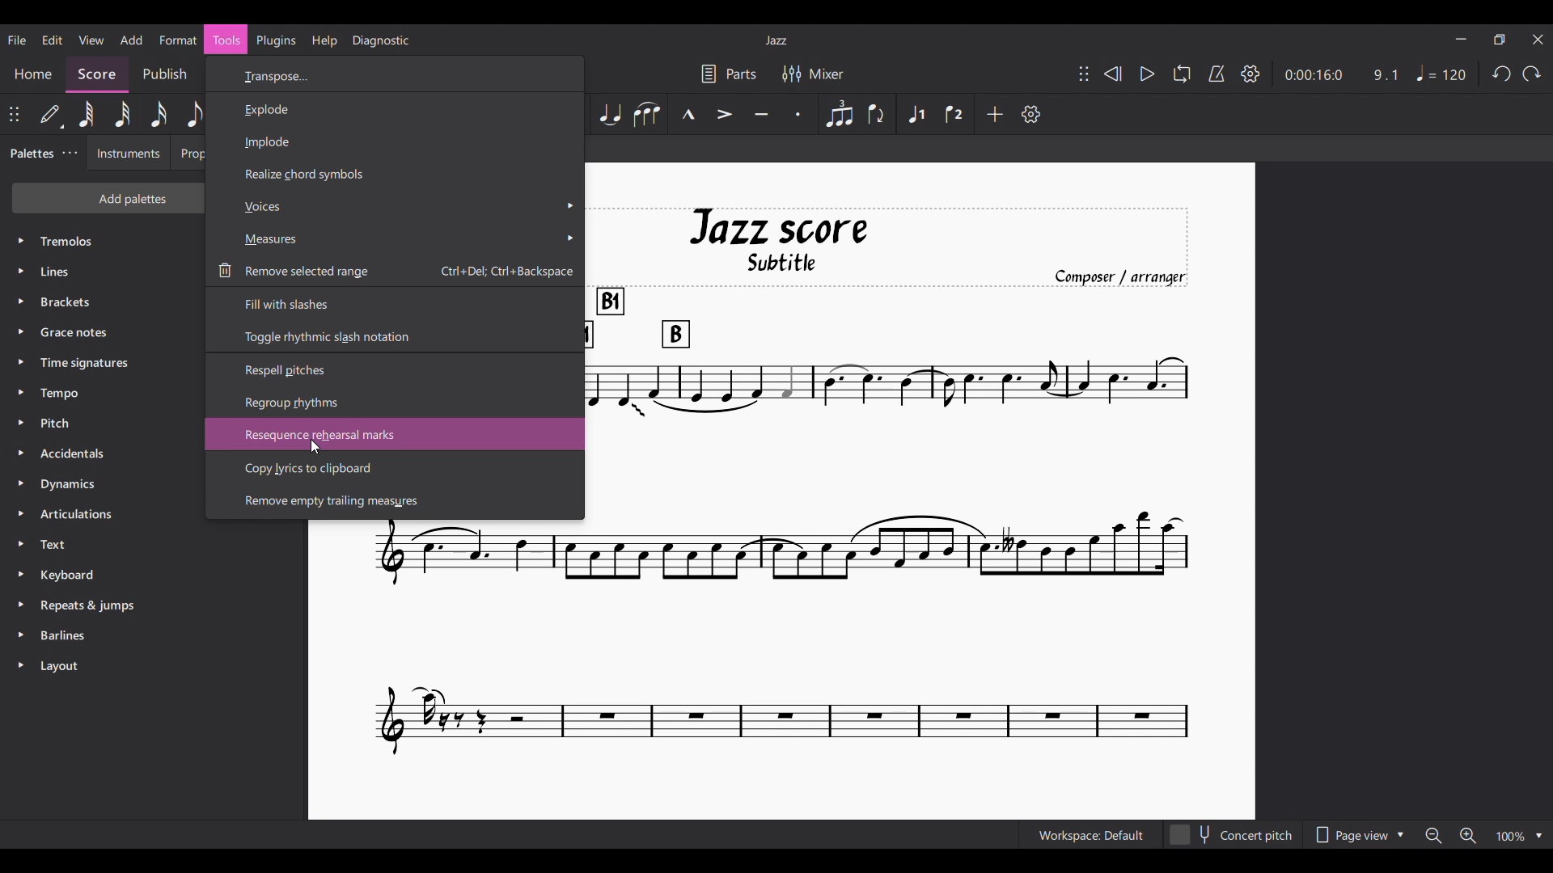 The width and height of the screenshot is (1553, 873). Describe the element at coordinates (91, 40) in the screenshot. I see `View menu` at that location.